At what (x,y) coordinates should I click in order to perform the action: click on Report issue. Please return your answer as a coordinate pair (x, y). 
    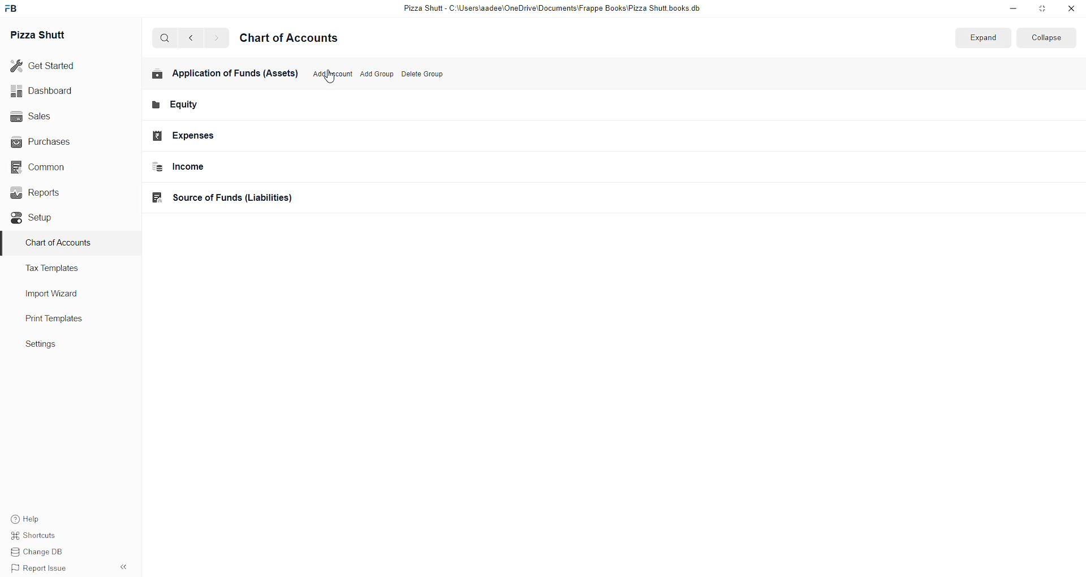
    Looking at the image, I should click on (40, 570).